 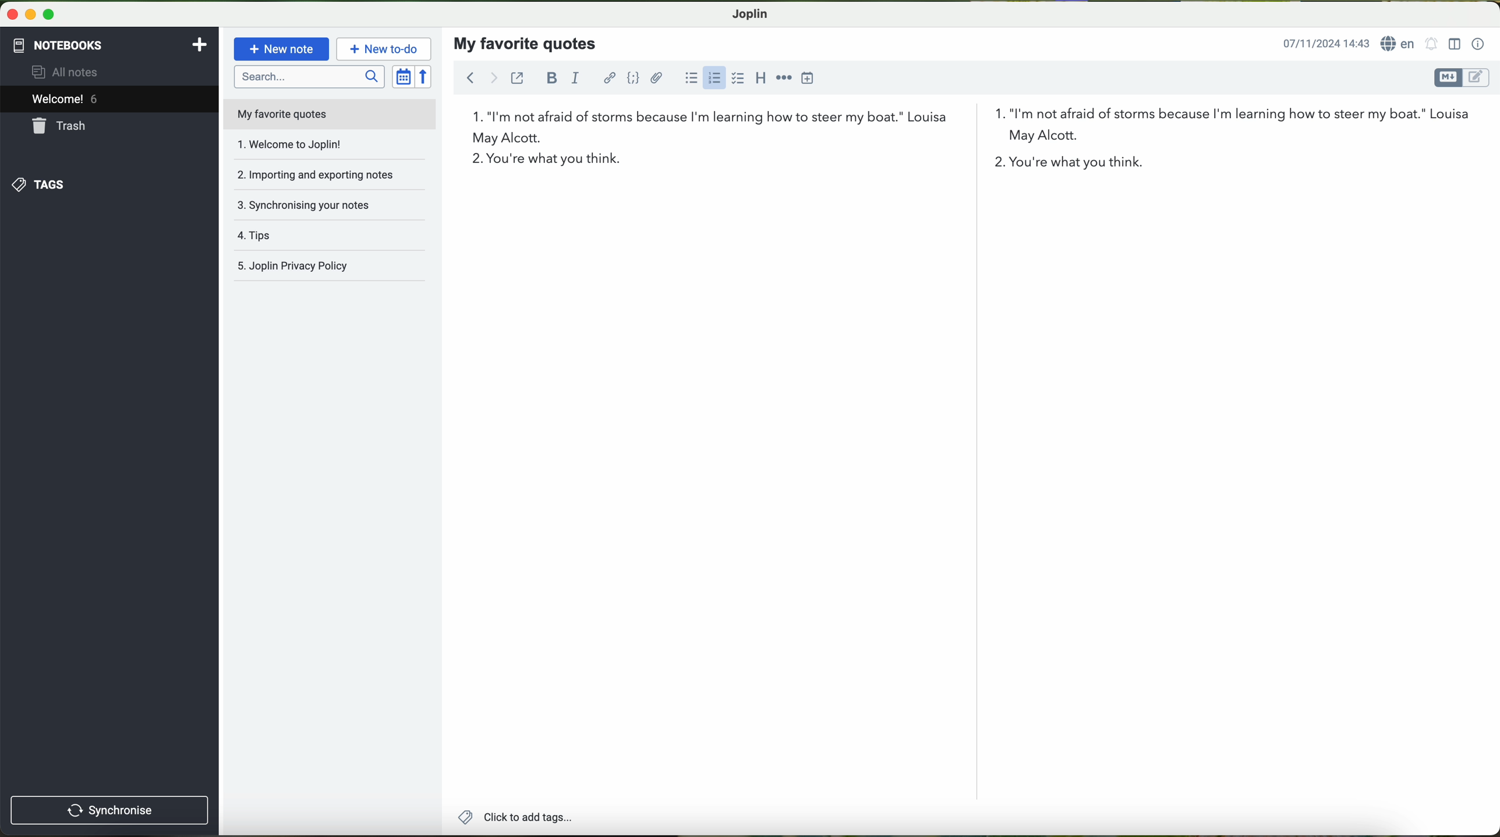 I want to click on code, so click(x=635, y=79).